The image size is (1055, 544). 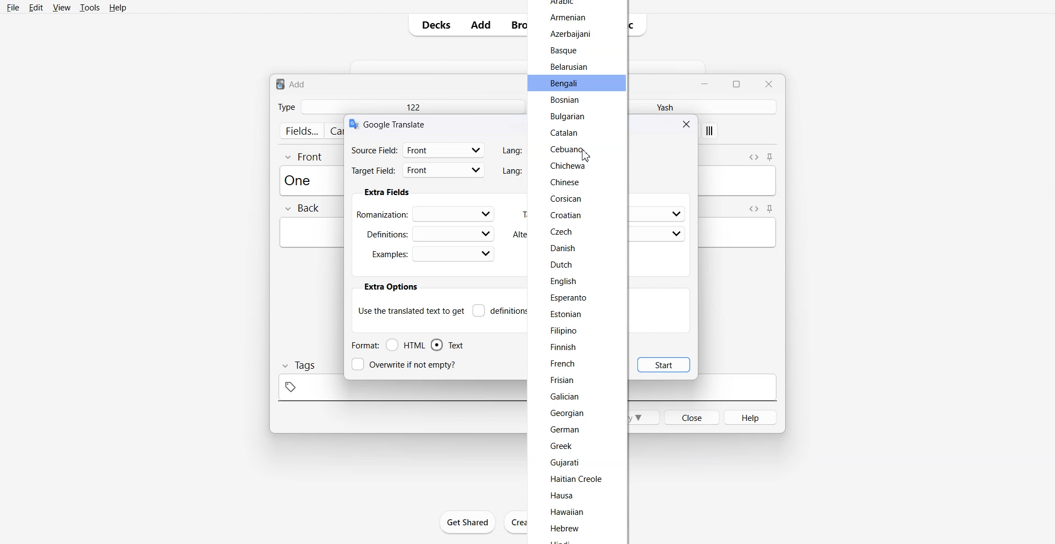 What do you see at coordinates (563, 281) in the screenshot?
I see `English` at bounding box center [563, 281].